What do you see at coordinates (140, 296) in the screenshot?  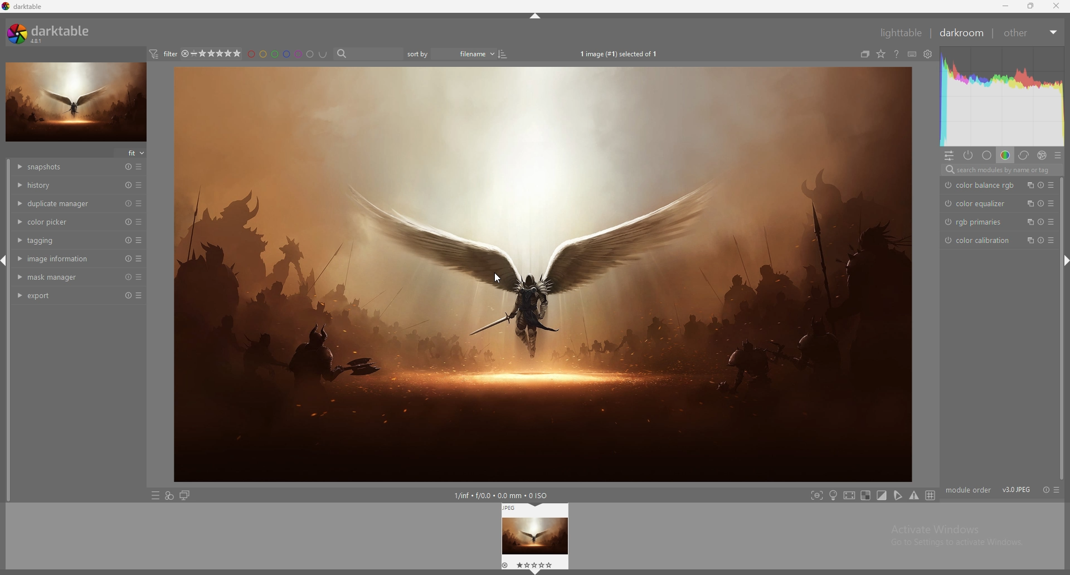 I see `preset` at bounding box center [140, 296].